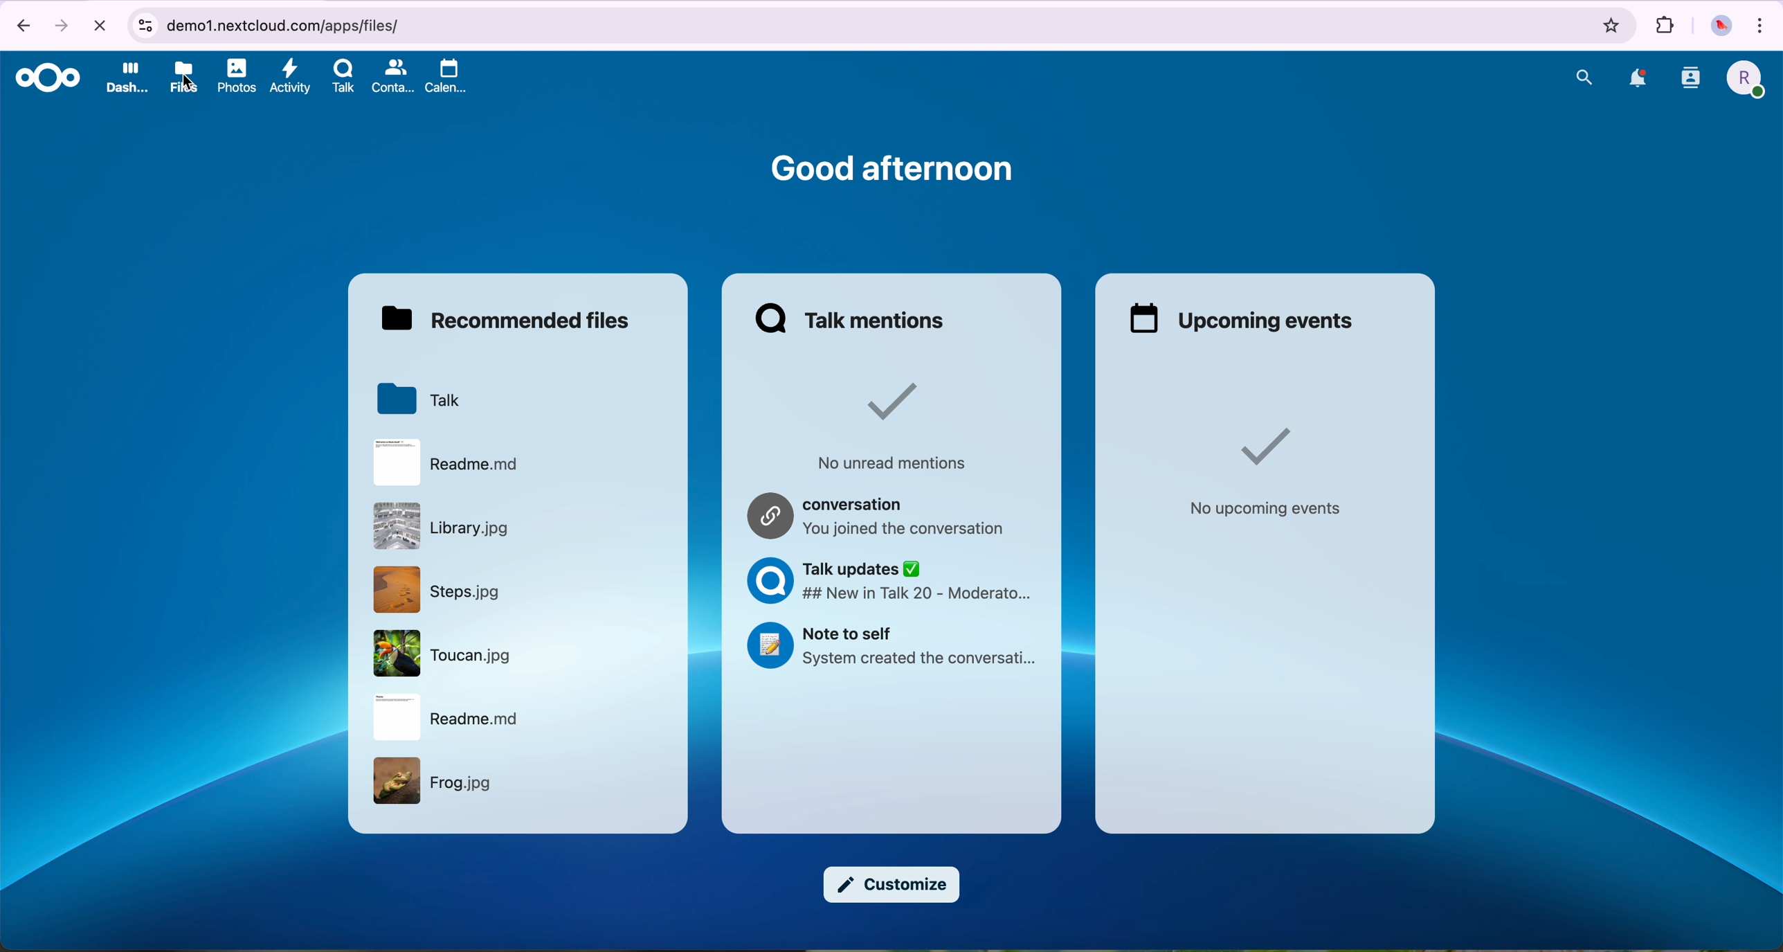 Image resolution: width=1783 pixels, height=952 pixels. I want to click on talk, so click(418, 397).